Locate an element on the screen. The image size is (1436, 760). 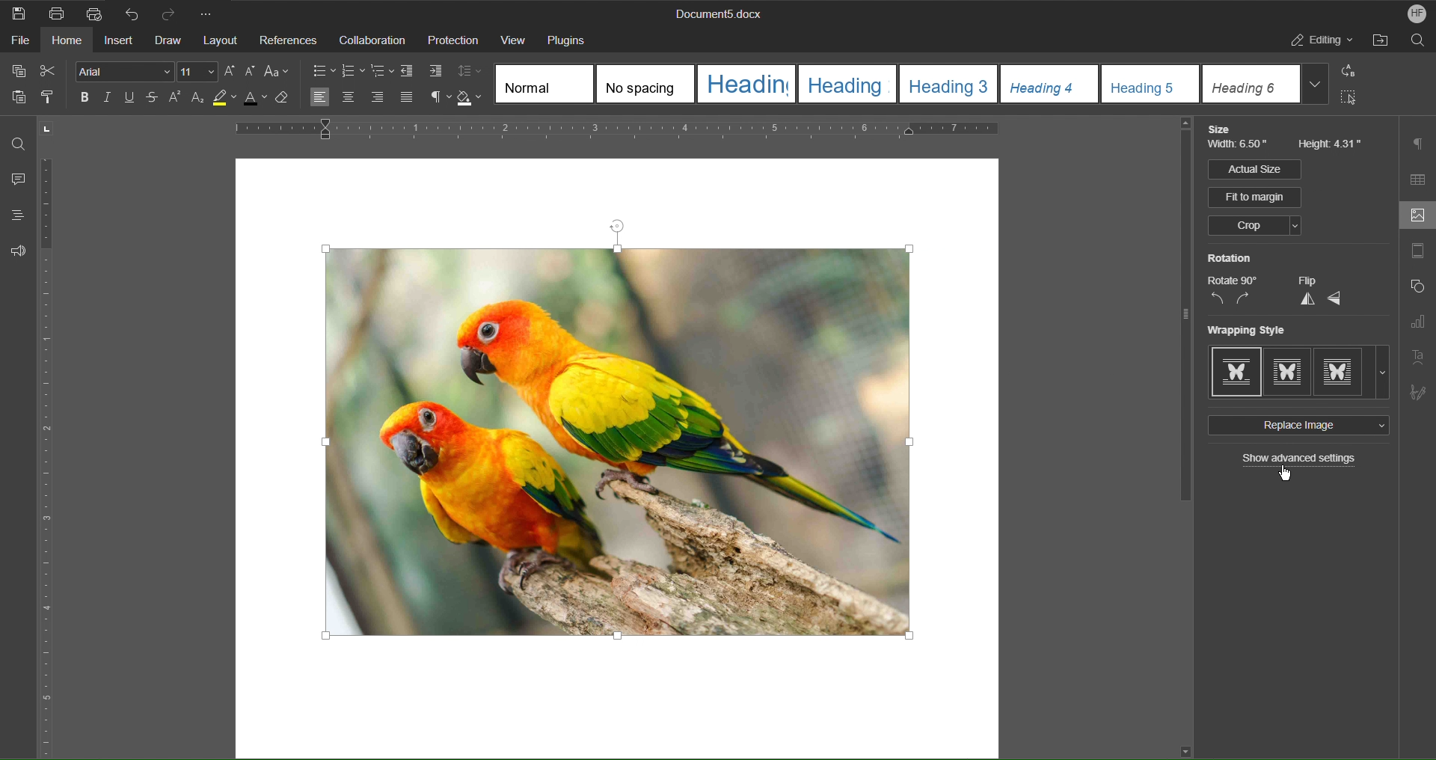
Show advanced settings is located at coordinates (1301, 460).